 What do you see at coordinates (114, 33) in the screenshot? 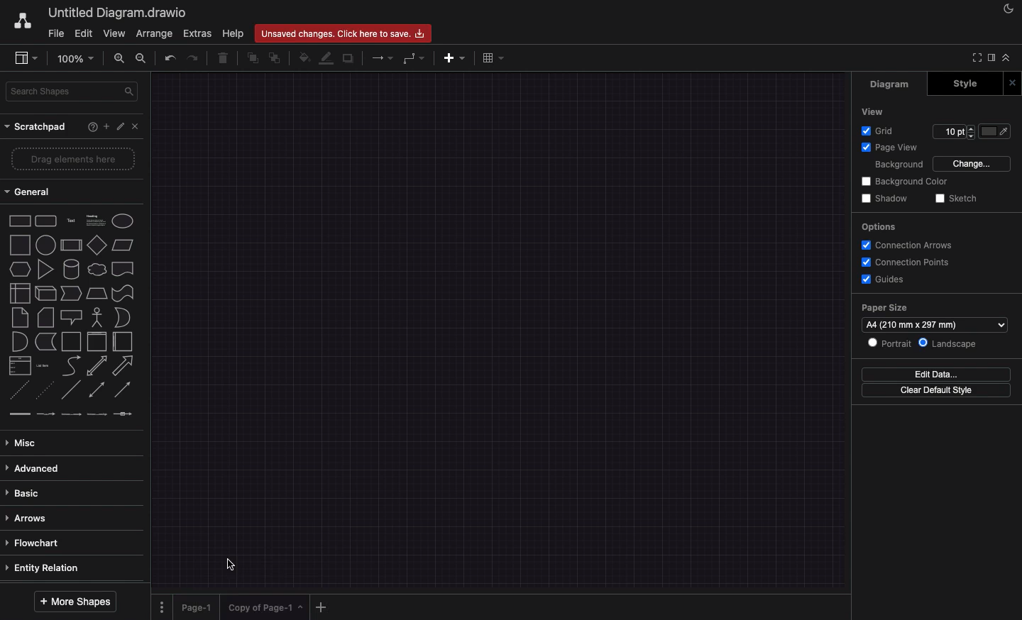
I see `view` at bounding box center [114, 33].